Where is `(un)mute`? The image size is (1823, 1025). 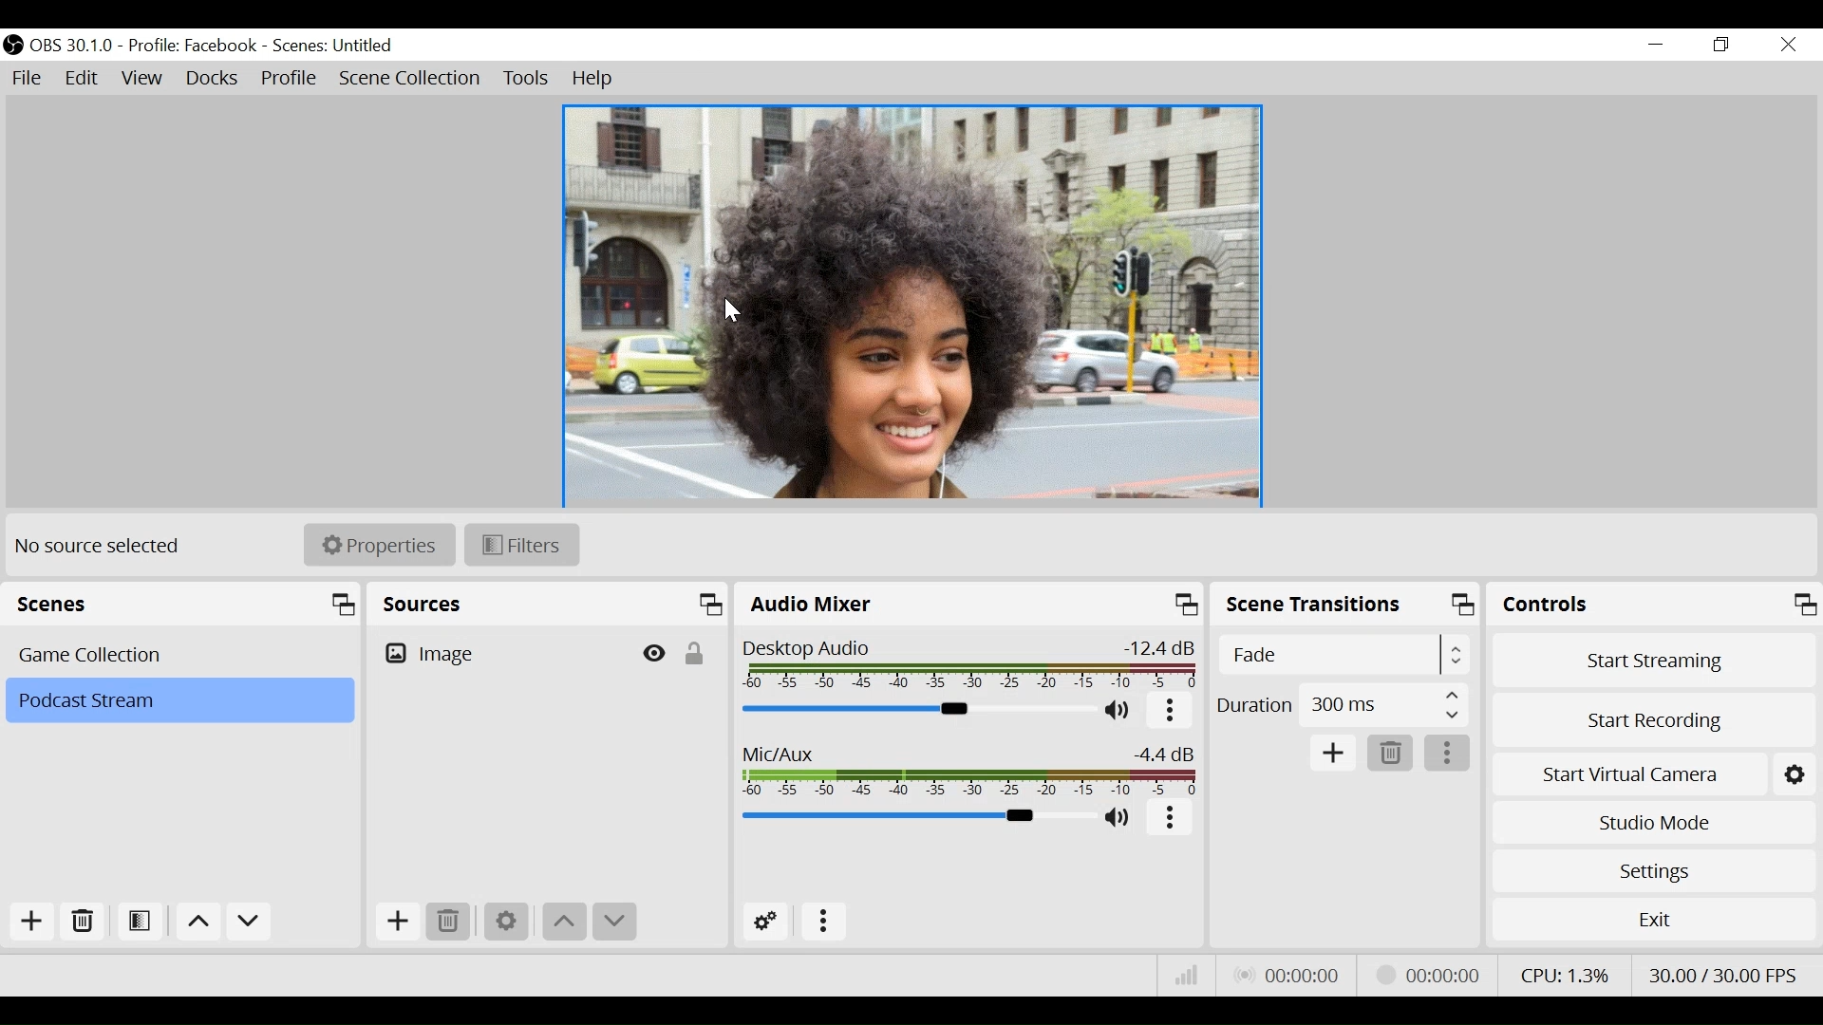
(un)mute is located at coordinates (1119, 711).